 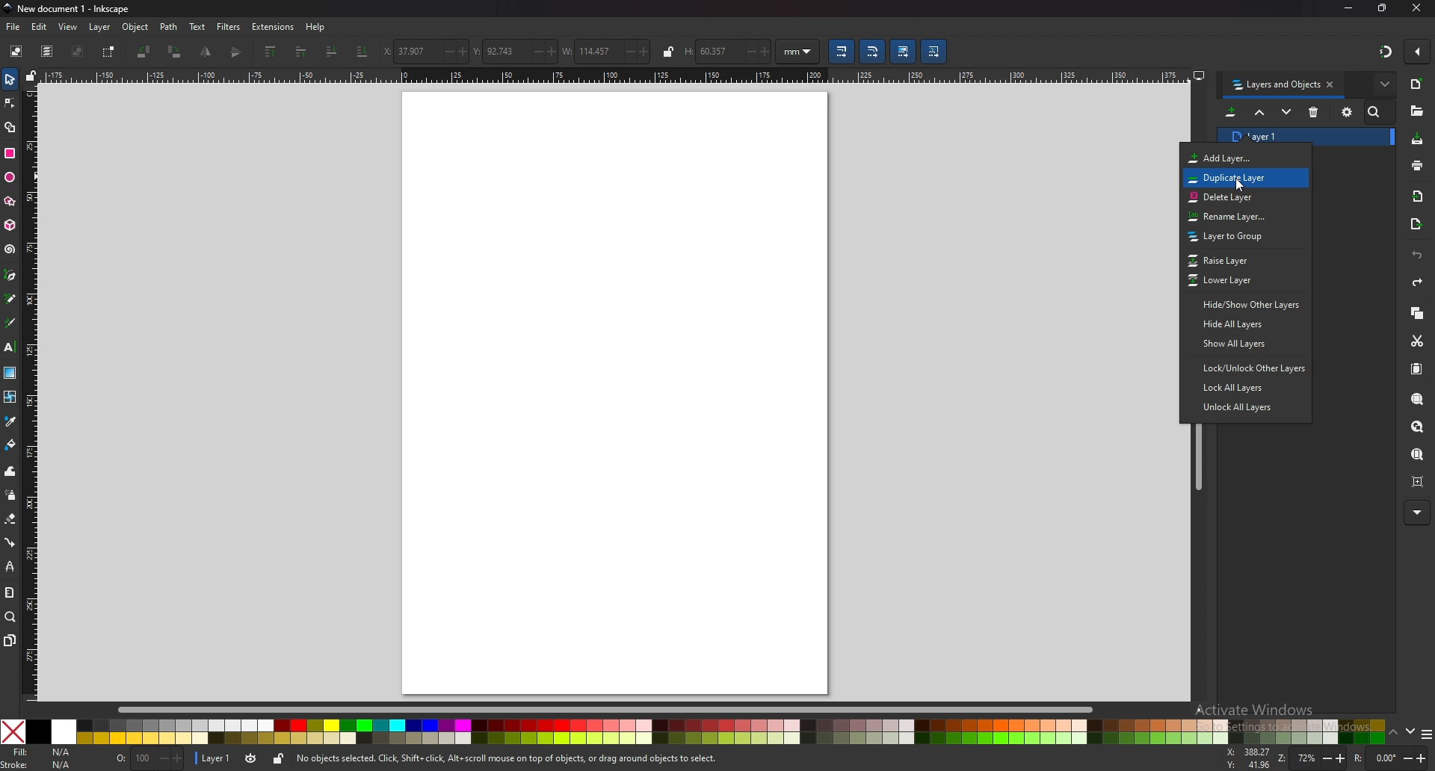 What do you see at coordinates (31, 75) in the screenshot?
I see `lock guides` at bounding box center [31, 75].